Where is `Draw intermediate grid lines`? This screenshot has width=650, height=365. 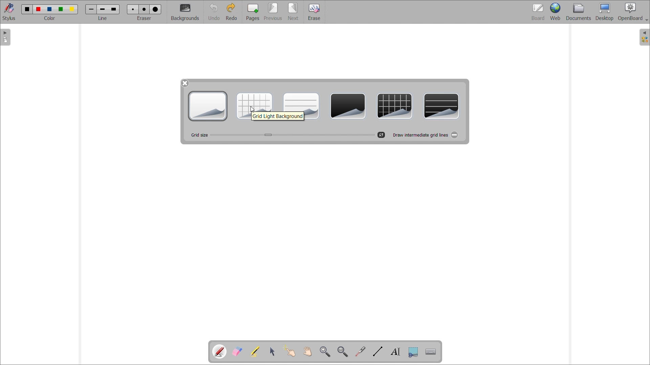
Draw intermediate grid lines is located at coordinates (454, 135).